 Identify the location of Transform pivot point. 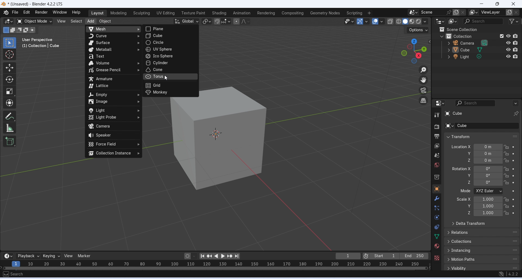
(207, 21).